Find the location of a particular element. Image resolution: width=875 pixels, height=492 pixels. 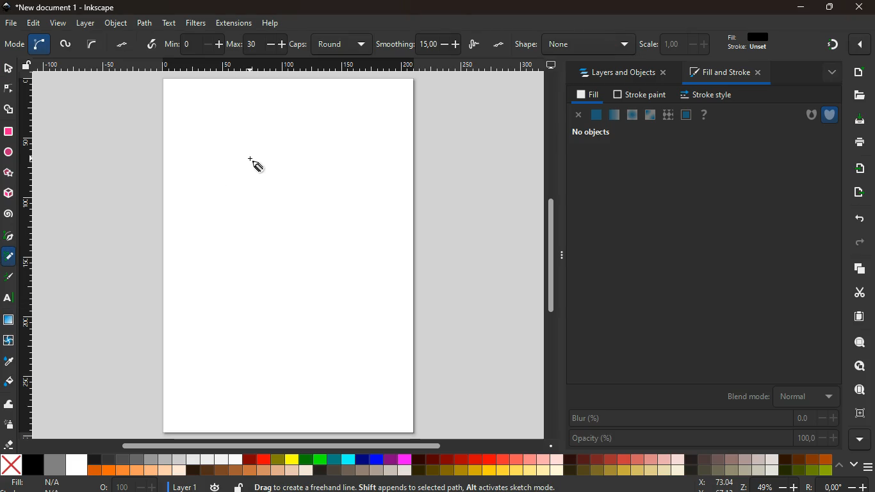

Scale is located at coordinates (26, 256).